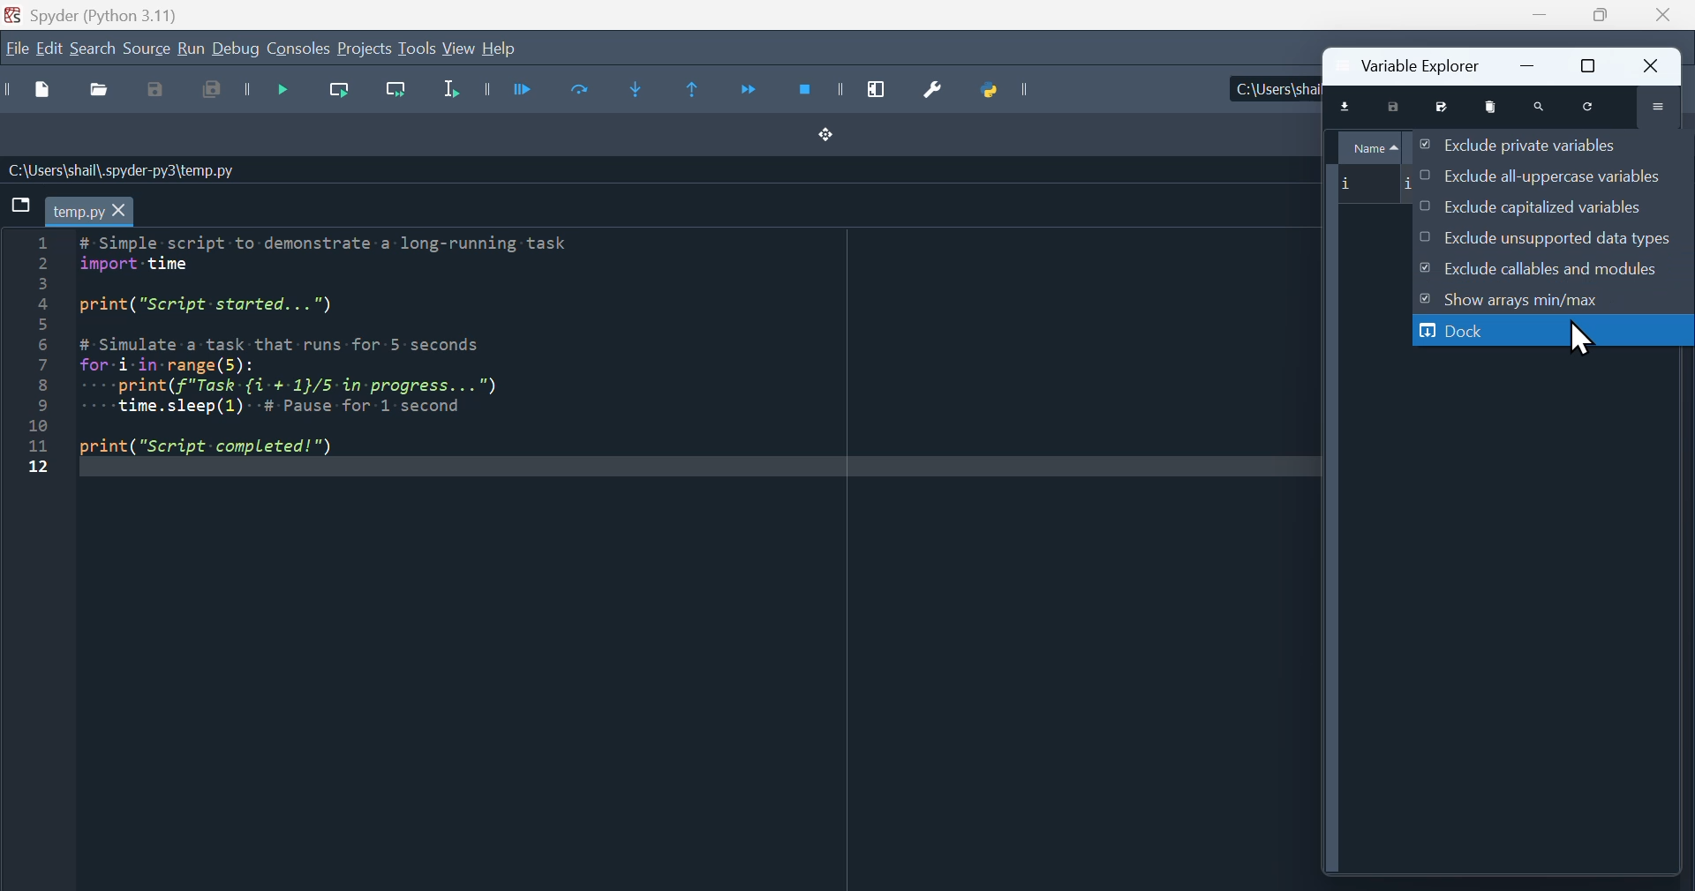 Image resolution: width=1695 pixels, height=891 pixels. Describe the element at coordinates (160, 91) in the screenshot. I see `save as` at that location.